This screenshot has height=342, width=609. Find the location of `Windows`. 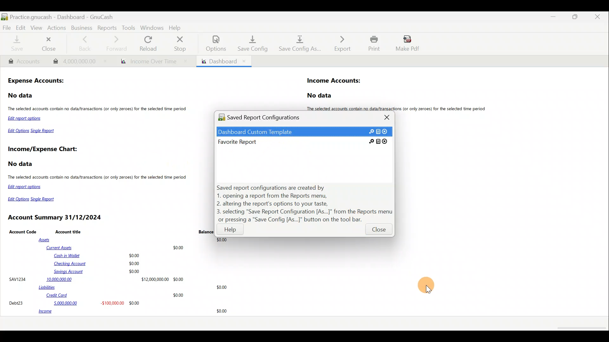

Windows is located at coordinates (152, 28).